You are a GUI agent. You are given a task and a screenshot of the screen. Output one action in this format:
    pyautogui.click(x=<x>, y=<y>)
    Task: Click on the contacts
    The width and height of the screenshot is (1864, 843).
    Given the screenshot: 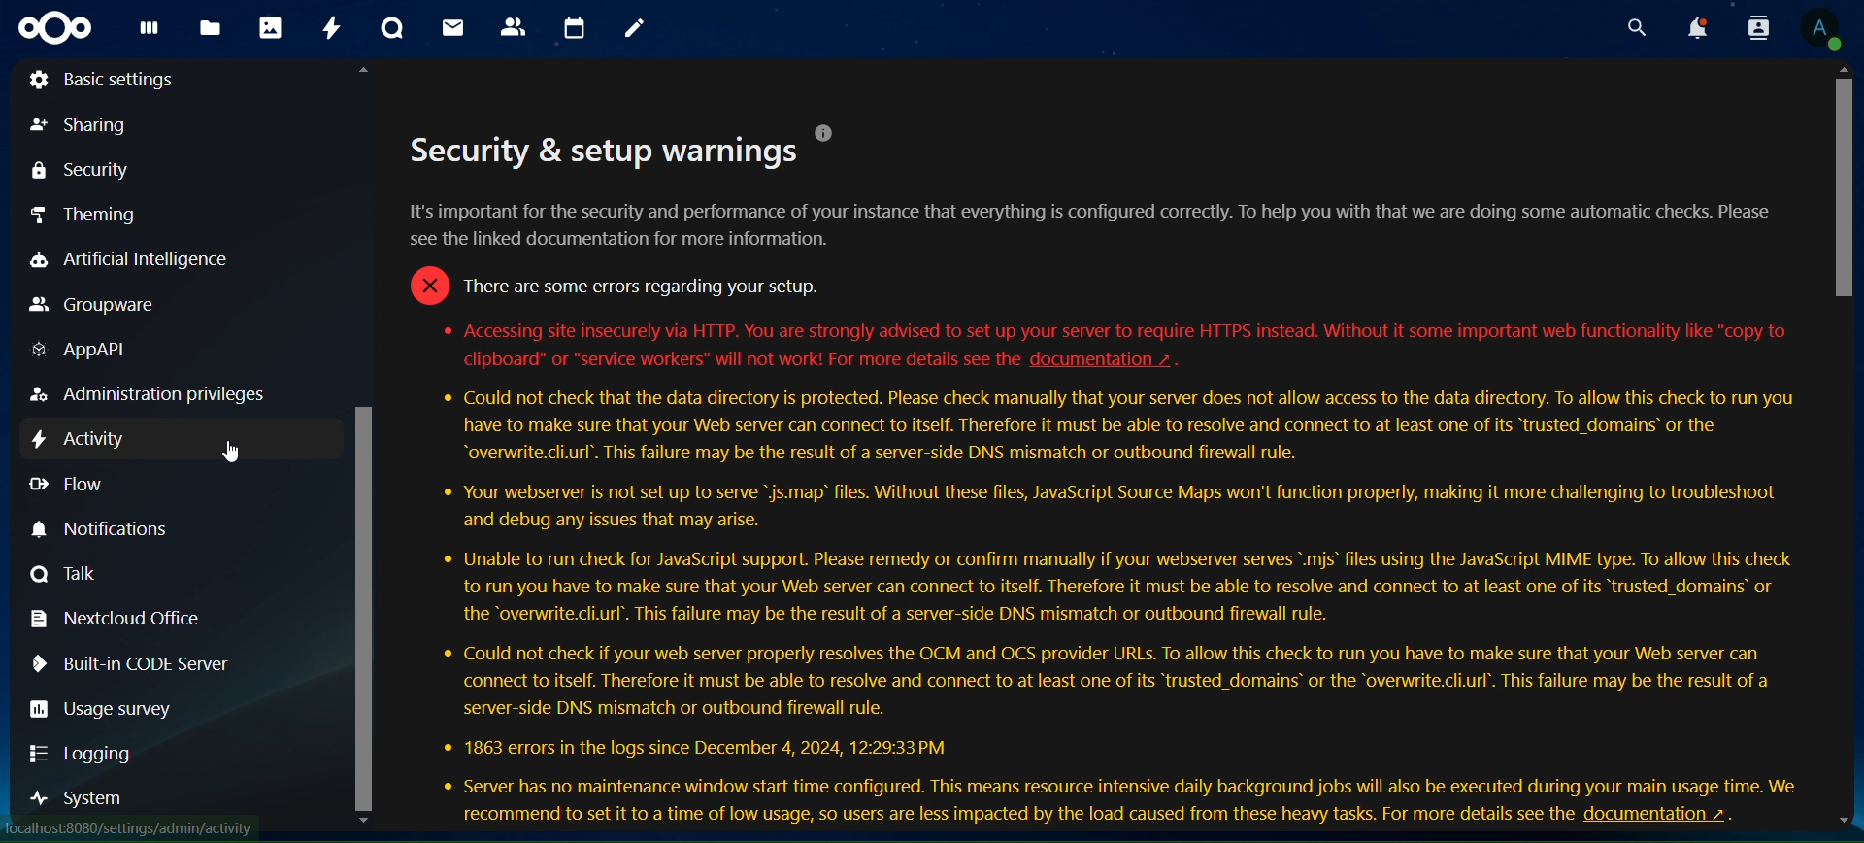 What is the action you would take?
    pyautogui.click(x=514, y=27)
    